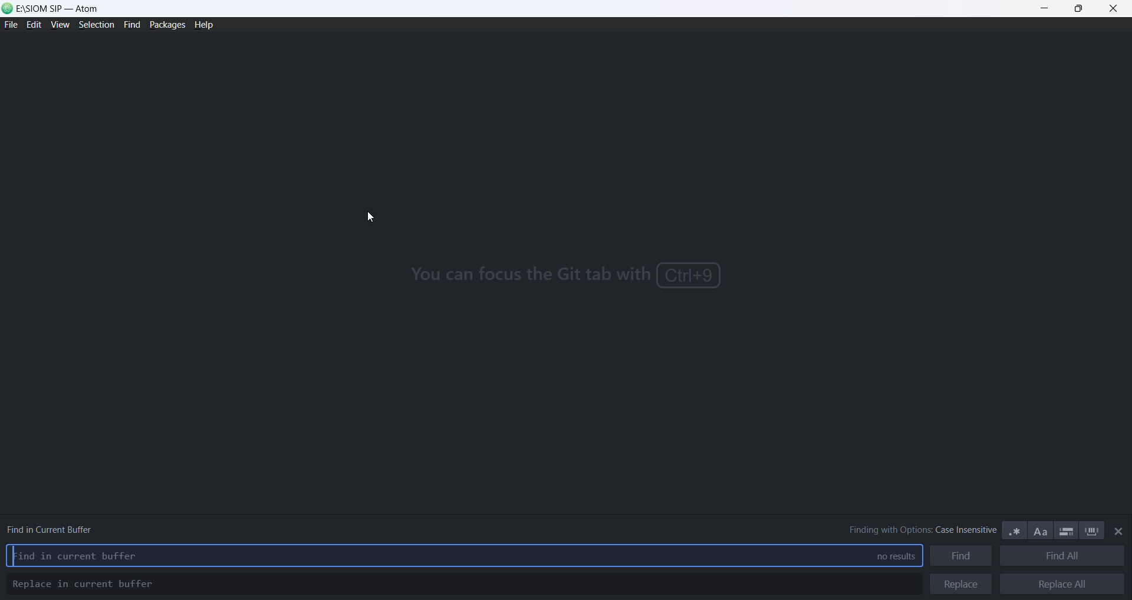 The height and width of the screenshot is (600, 1132). What do you see at coordinates (565, 277) in the screenshot?
I see `you can focus the git tab with ctrl+9` at bounding box center [565, 277].